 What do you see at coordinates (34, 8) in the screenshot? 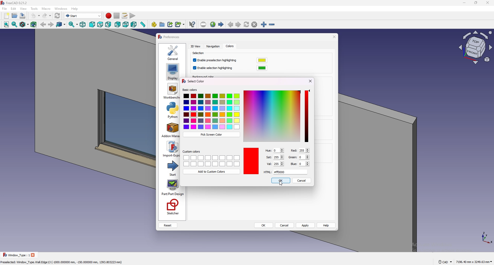
I see `tools` at bounding box center [34, 8].